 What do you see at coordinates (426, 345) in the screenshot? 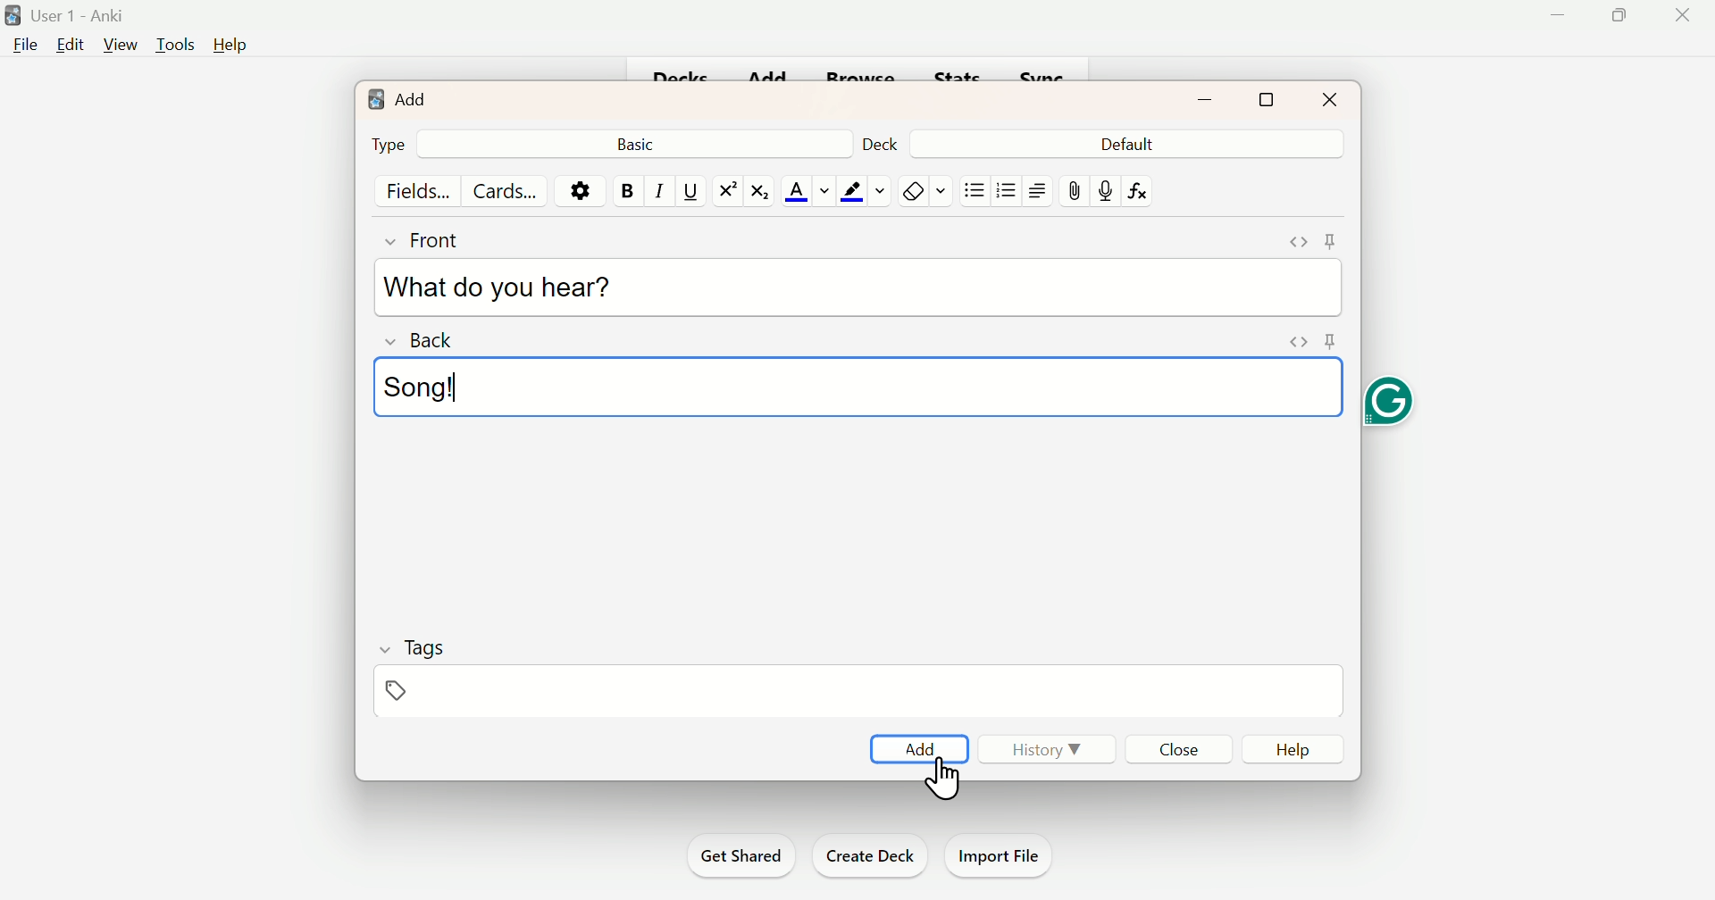
I see `Back` at bounding box center [426, 345].